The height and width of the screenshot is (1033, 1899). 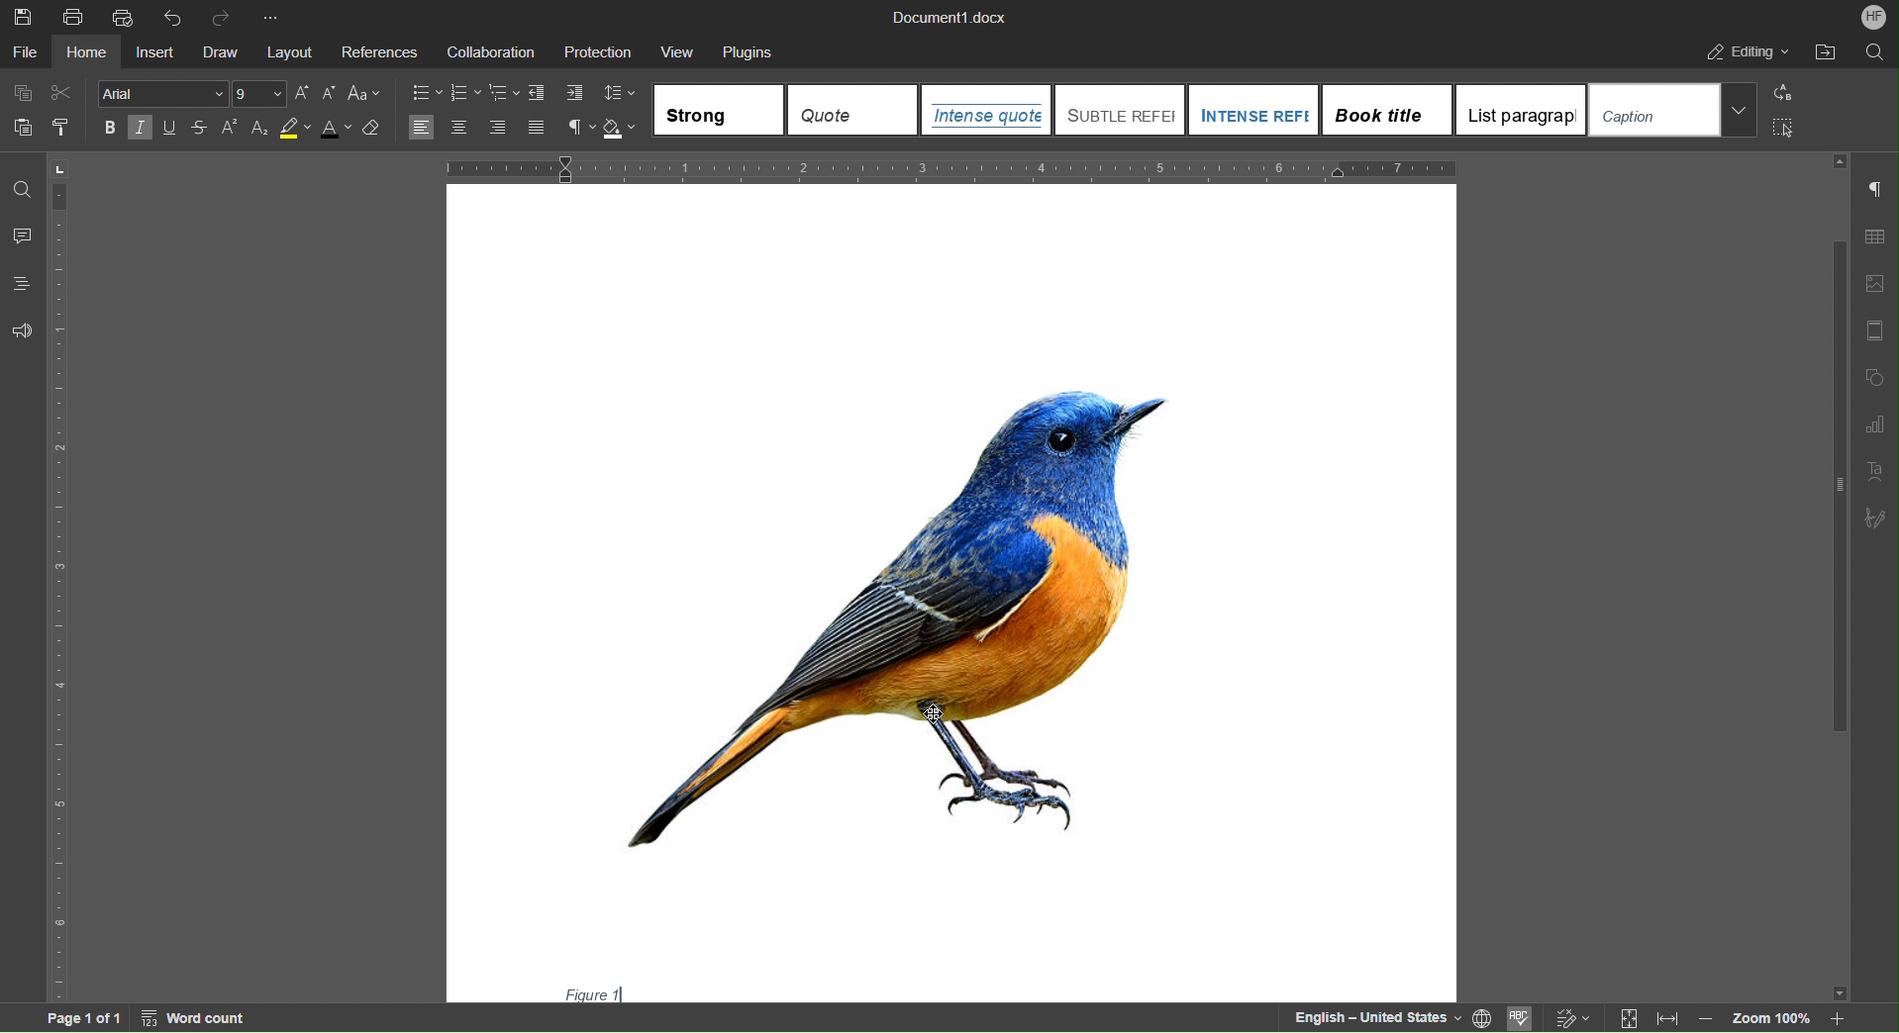 What do you see at coordinates (258, 129) in the screenshot?
I see `Subscript` at bounding box center [258, 129].